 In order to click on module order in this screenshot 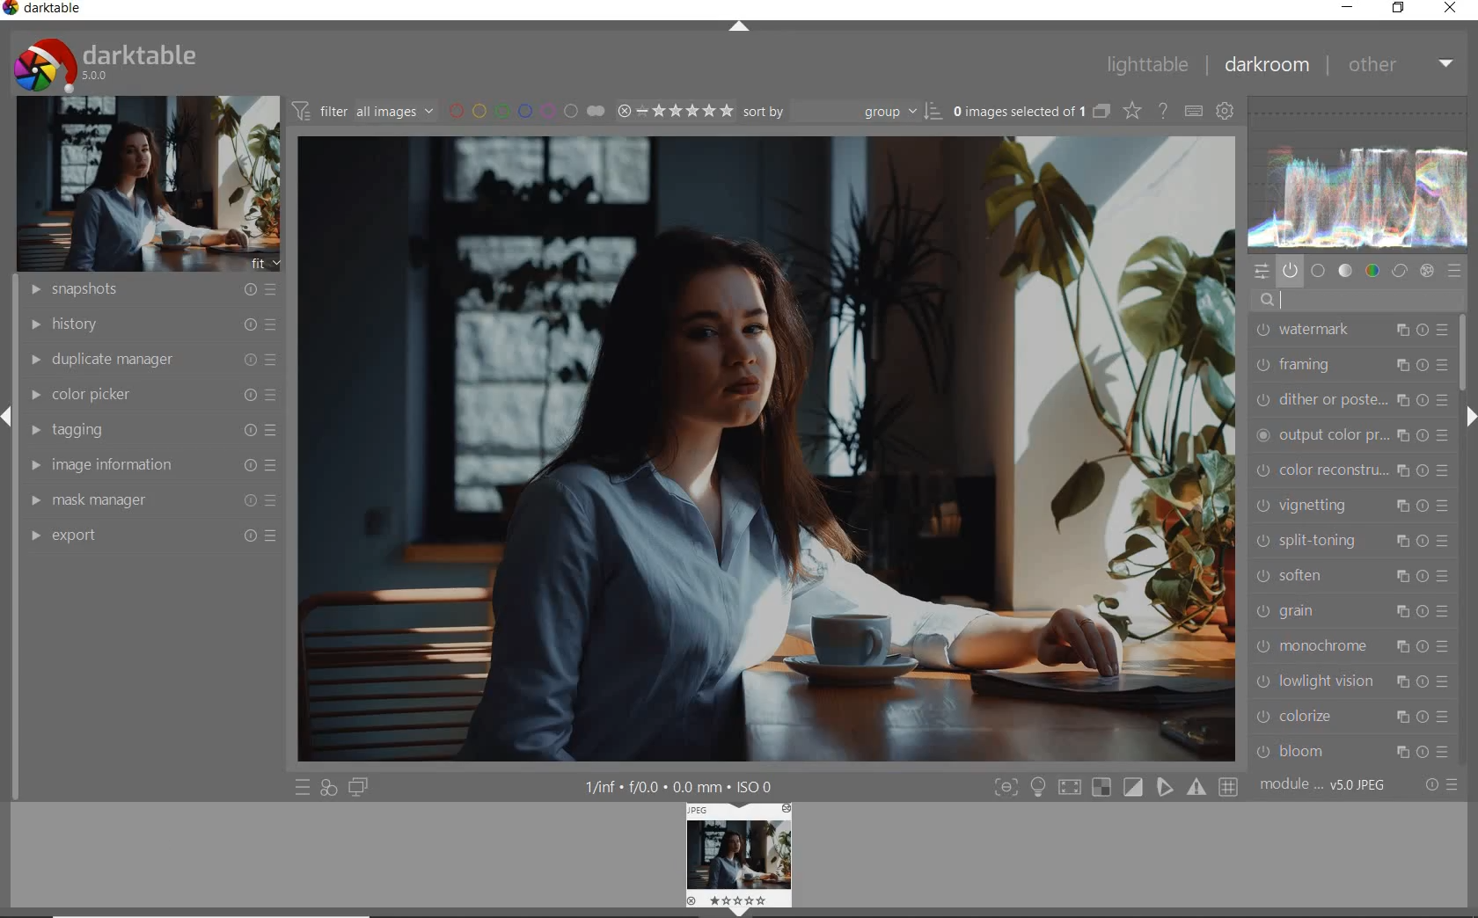, I will do `click(1328, 787)`.